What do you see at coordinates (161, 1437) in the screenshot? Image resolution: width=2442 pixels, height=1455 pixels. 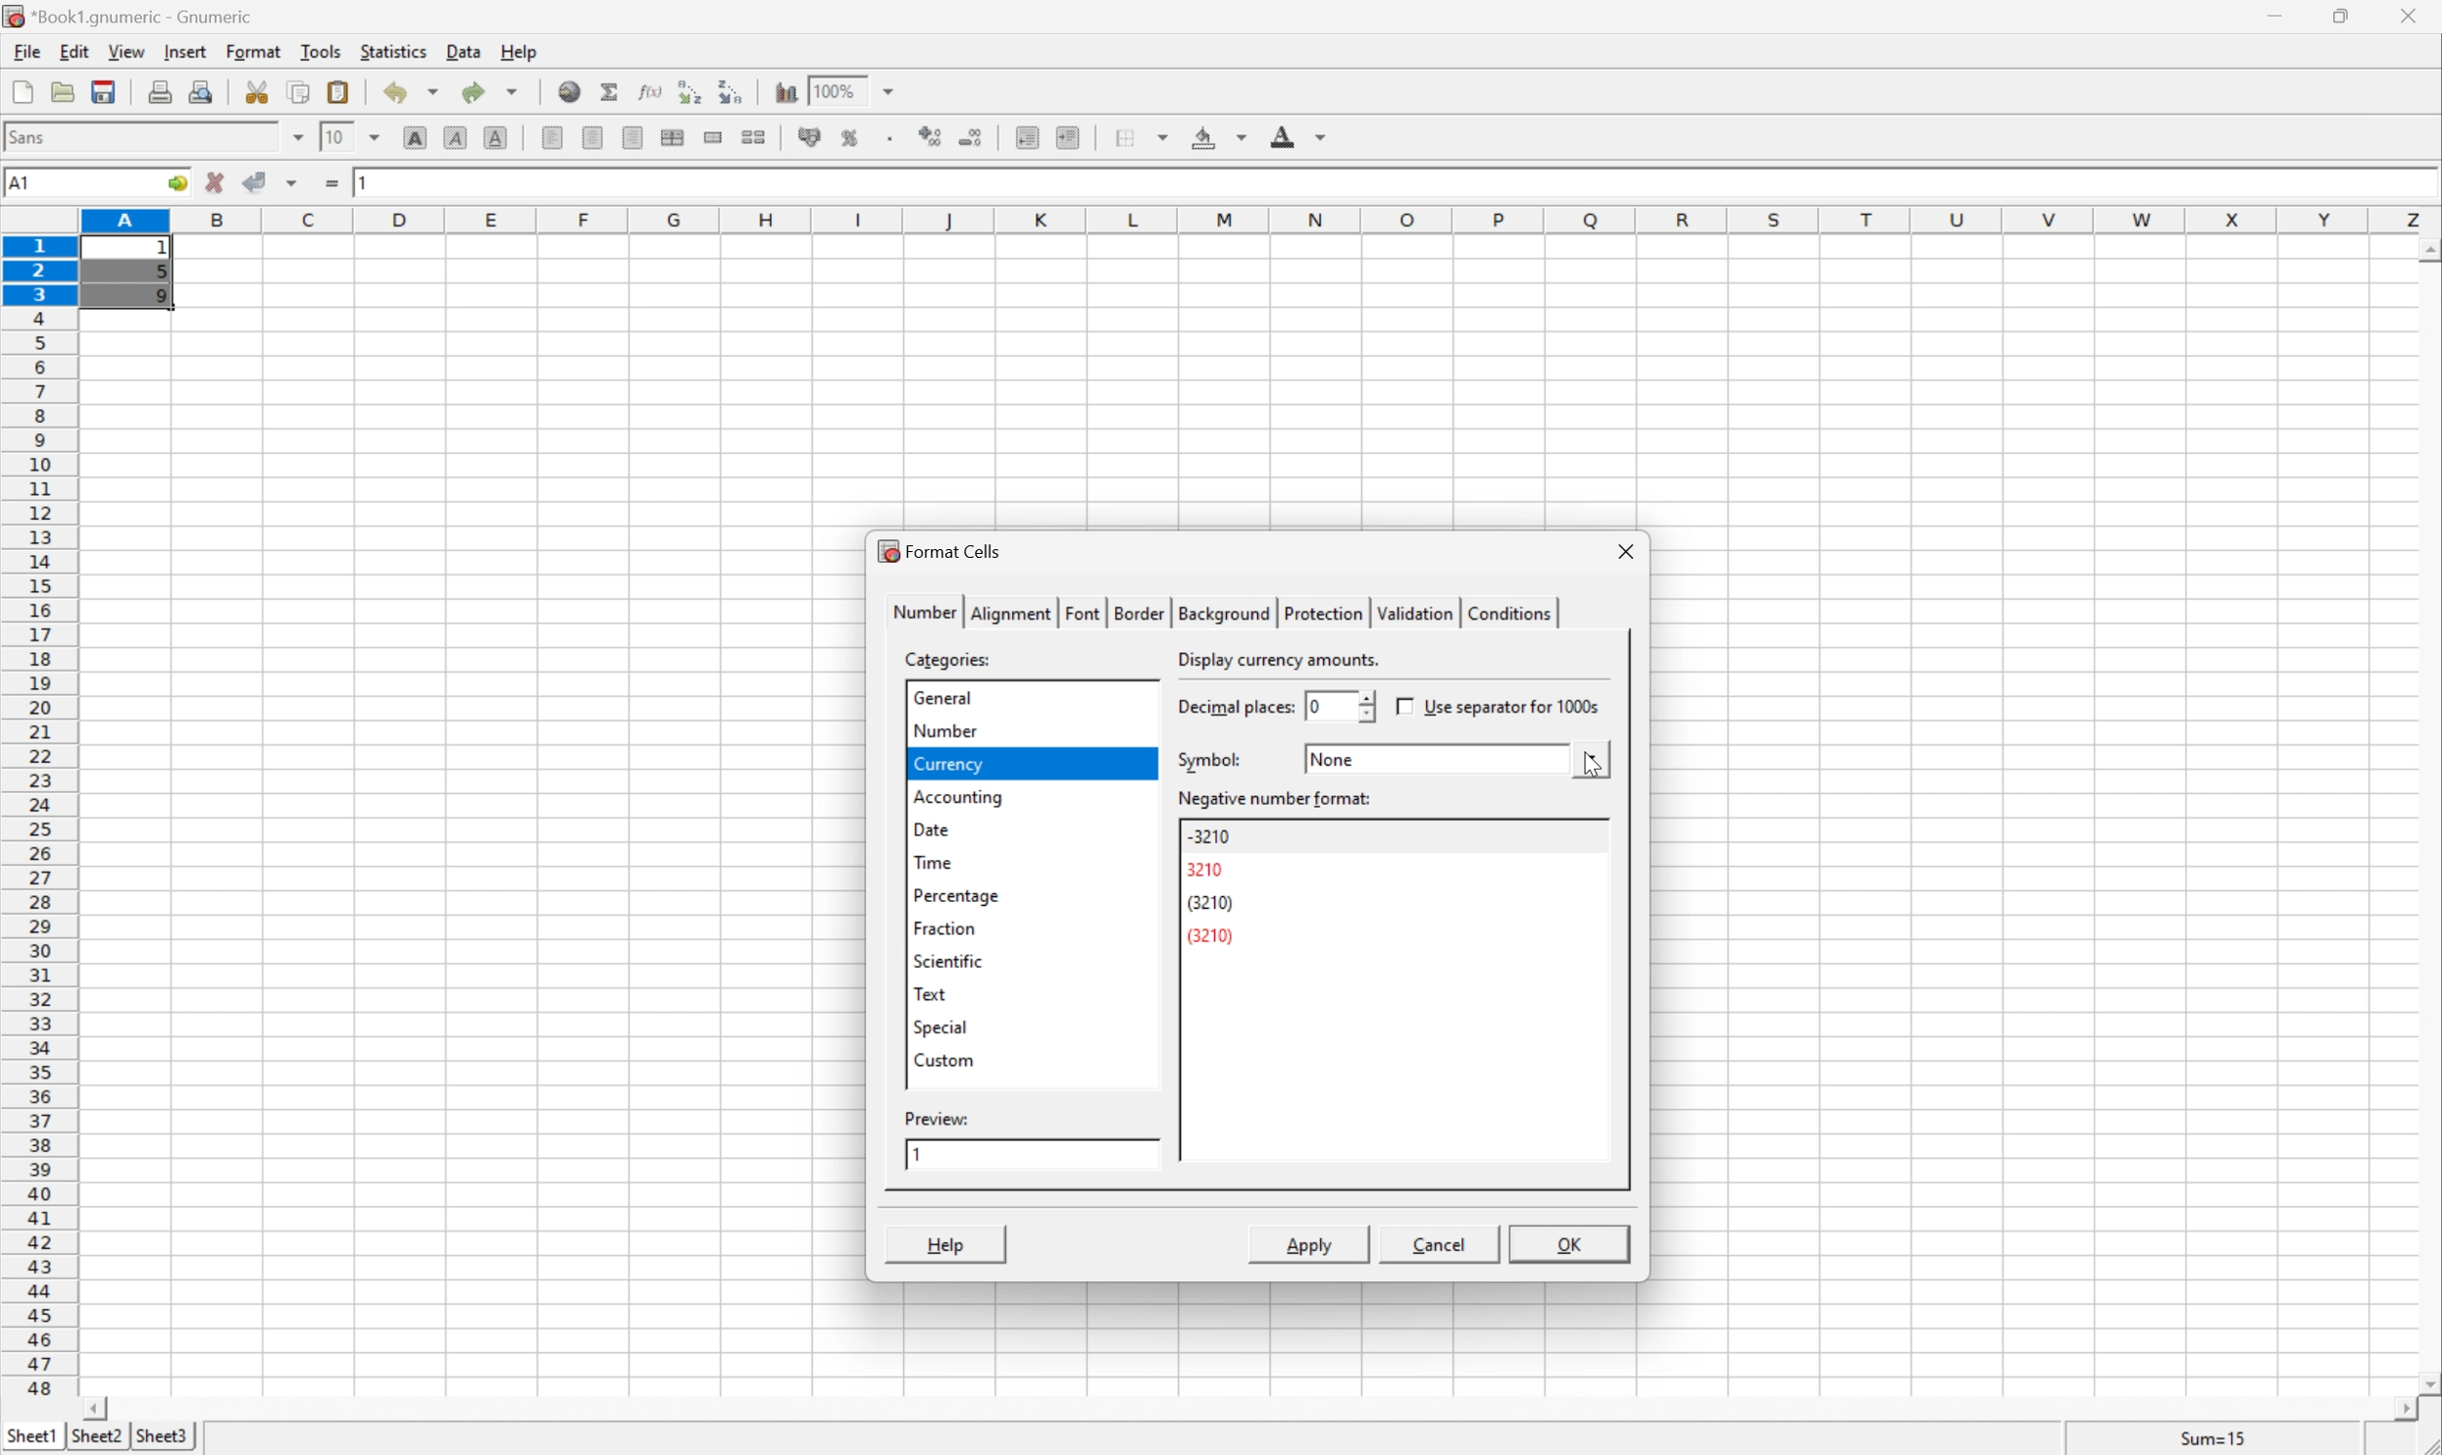 I see `sheet3` at bounding box center [161, 1437].